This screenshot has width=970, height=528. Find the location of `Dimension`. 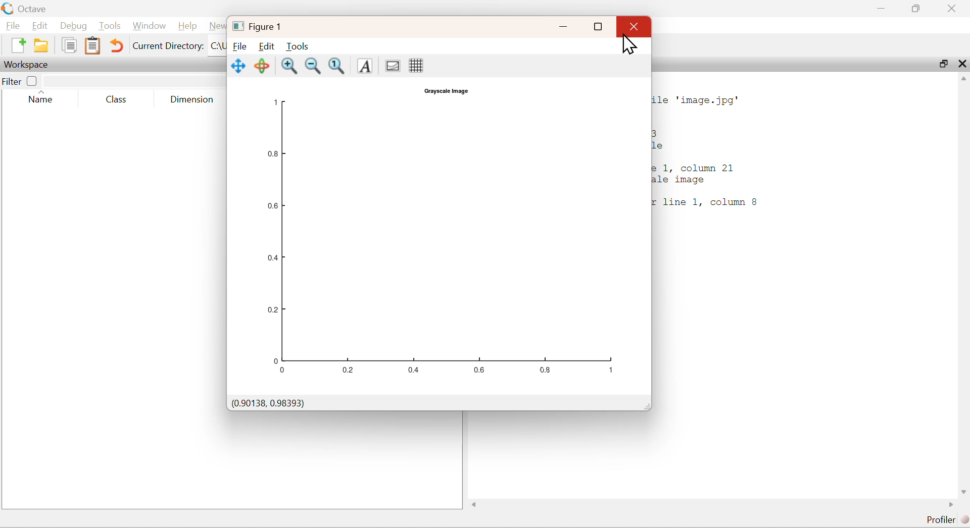

Dimension is located at coordinates (192, 98).